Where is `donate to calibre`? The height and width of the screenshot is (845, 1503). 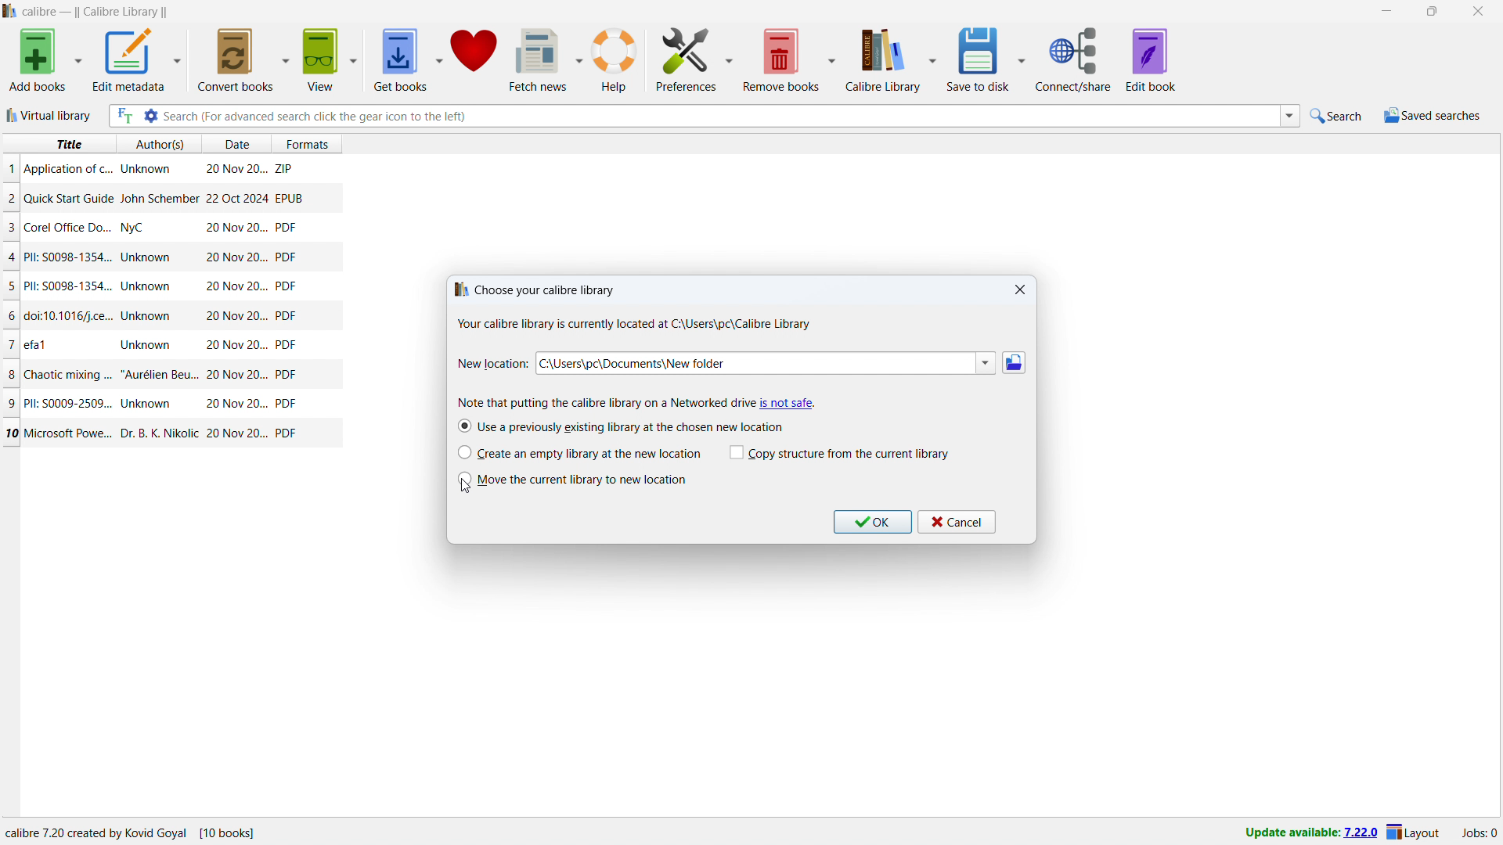 donate to calibre is located at coordinates (474, 59).